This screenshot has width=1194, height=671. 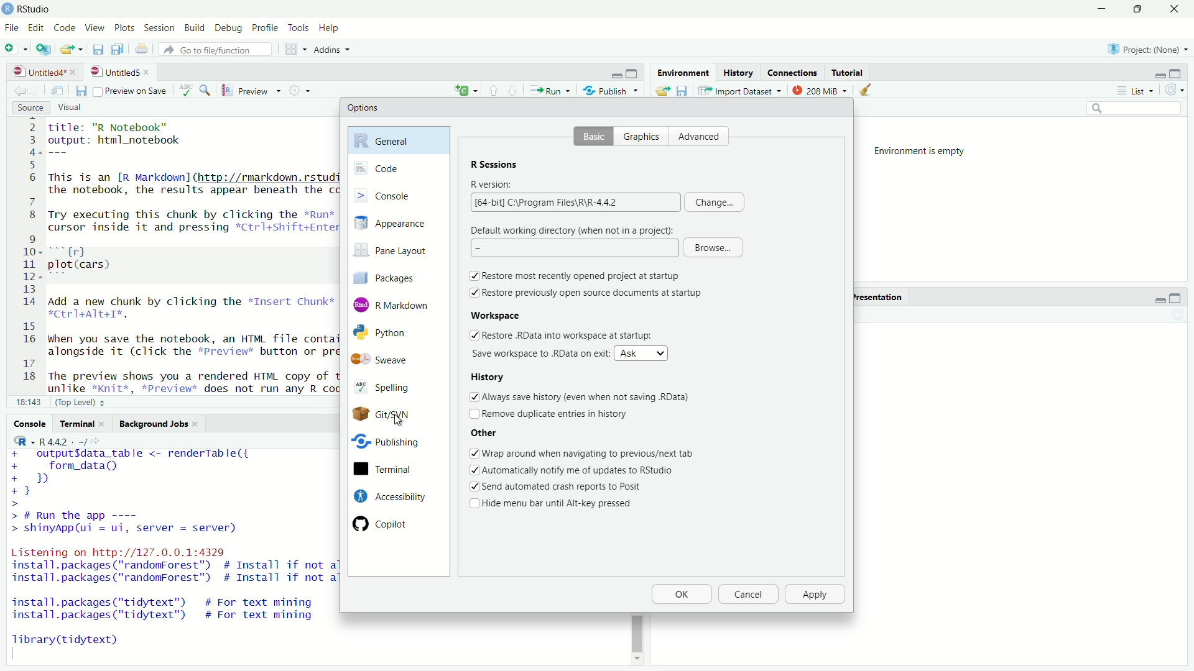 I want to click on Untitled4, so click(x=35, y=72).